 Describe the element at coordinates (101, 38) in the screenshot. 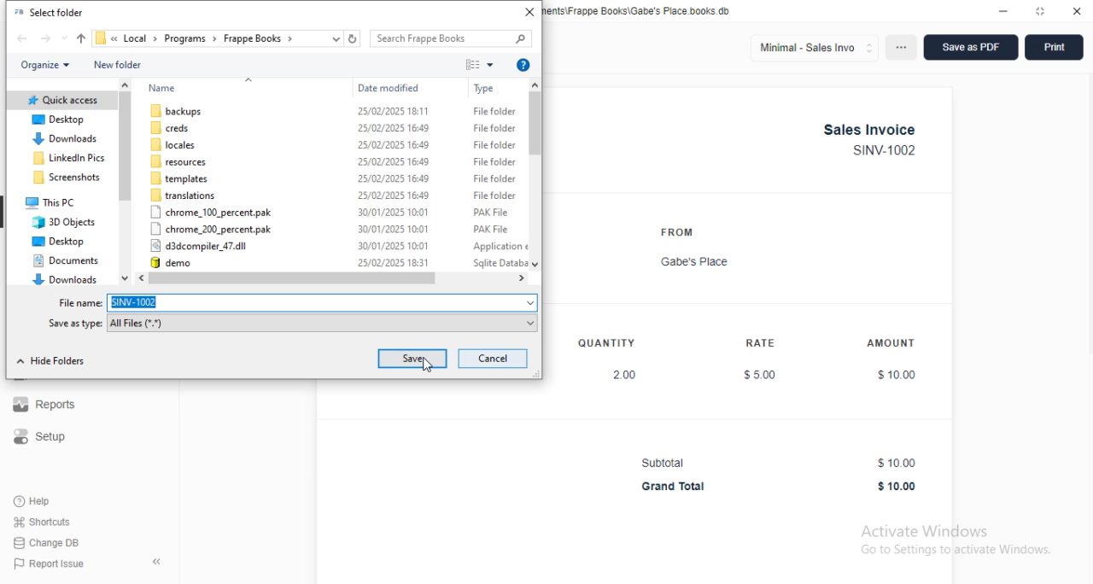

I see `file icon` at that location.